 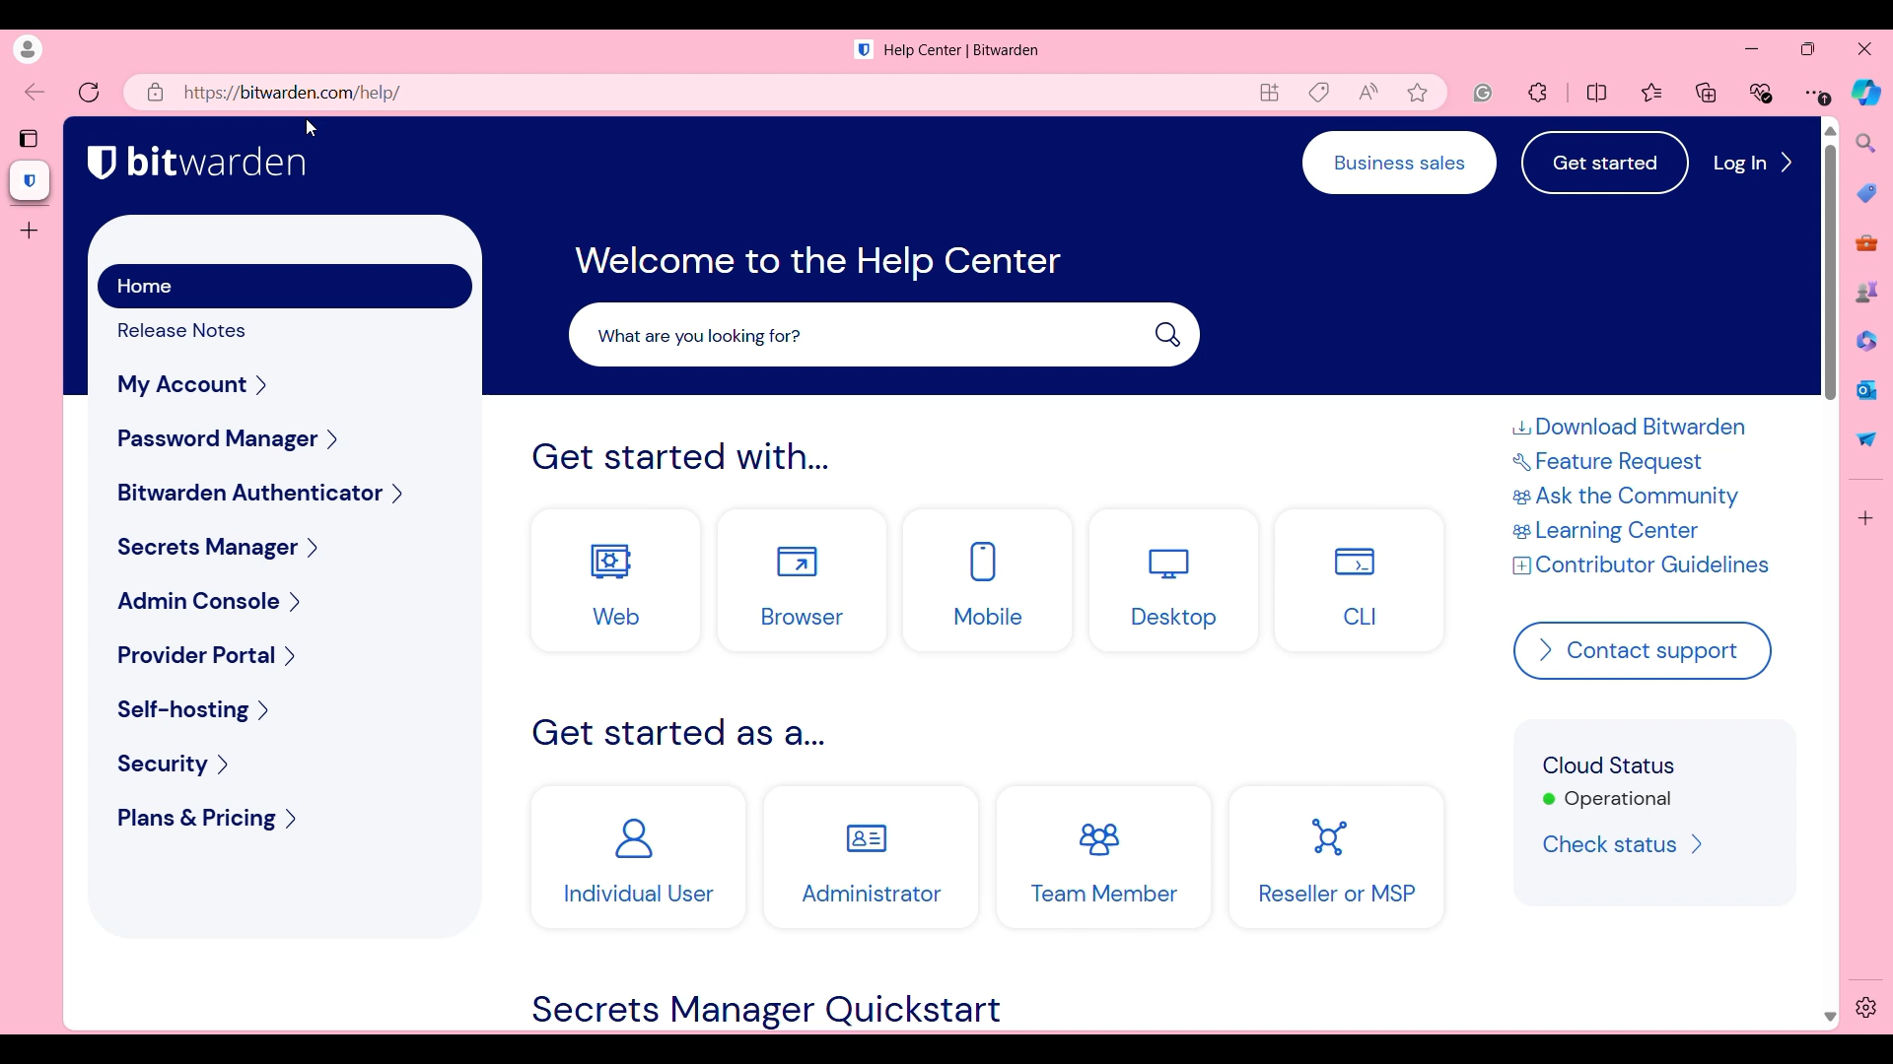 What do you see at coordinates (1867, 342) in the screenshot?
I see `Document editor` at bounding box center [1867, 342].